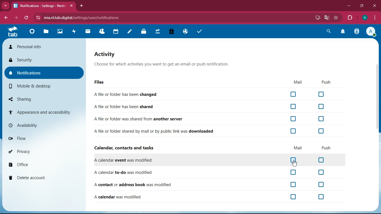  What do you see at coordinates (378, 96) in the screenshot?
I see `scroll bar` at bounding box center [378, 96].